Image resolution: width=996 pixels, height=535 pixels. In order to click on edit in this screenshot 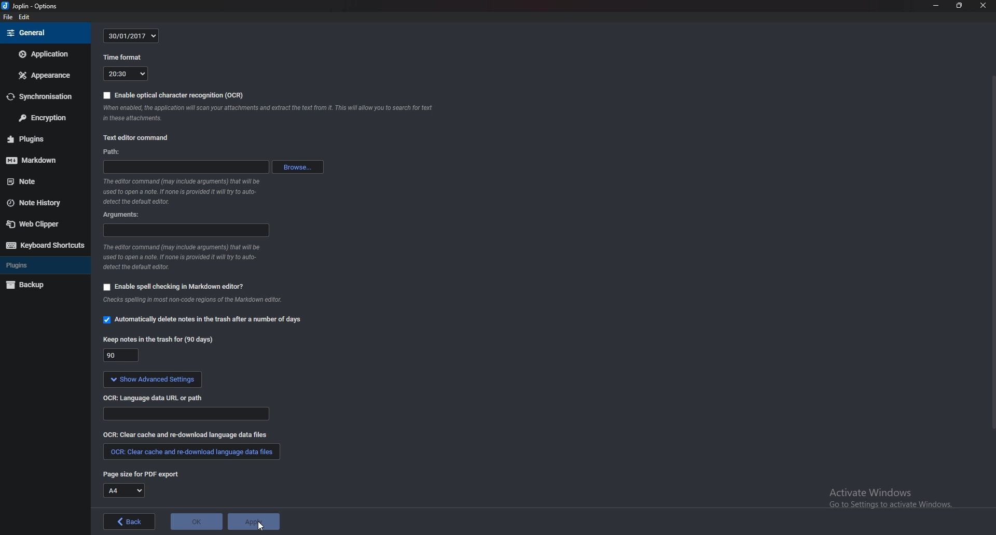, I will do `click(25, 17)`.